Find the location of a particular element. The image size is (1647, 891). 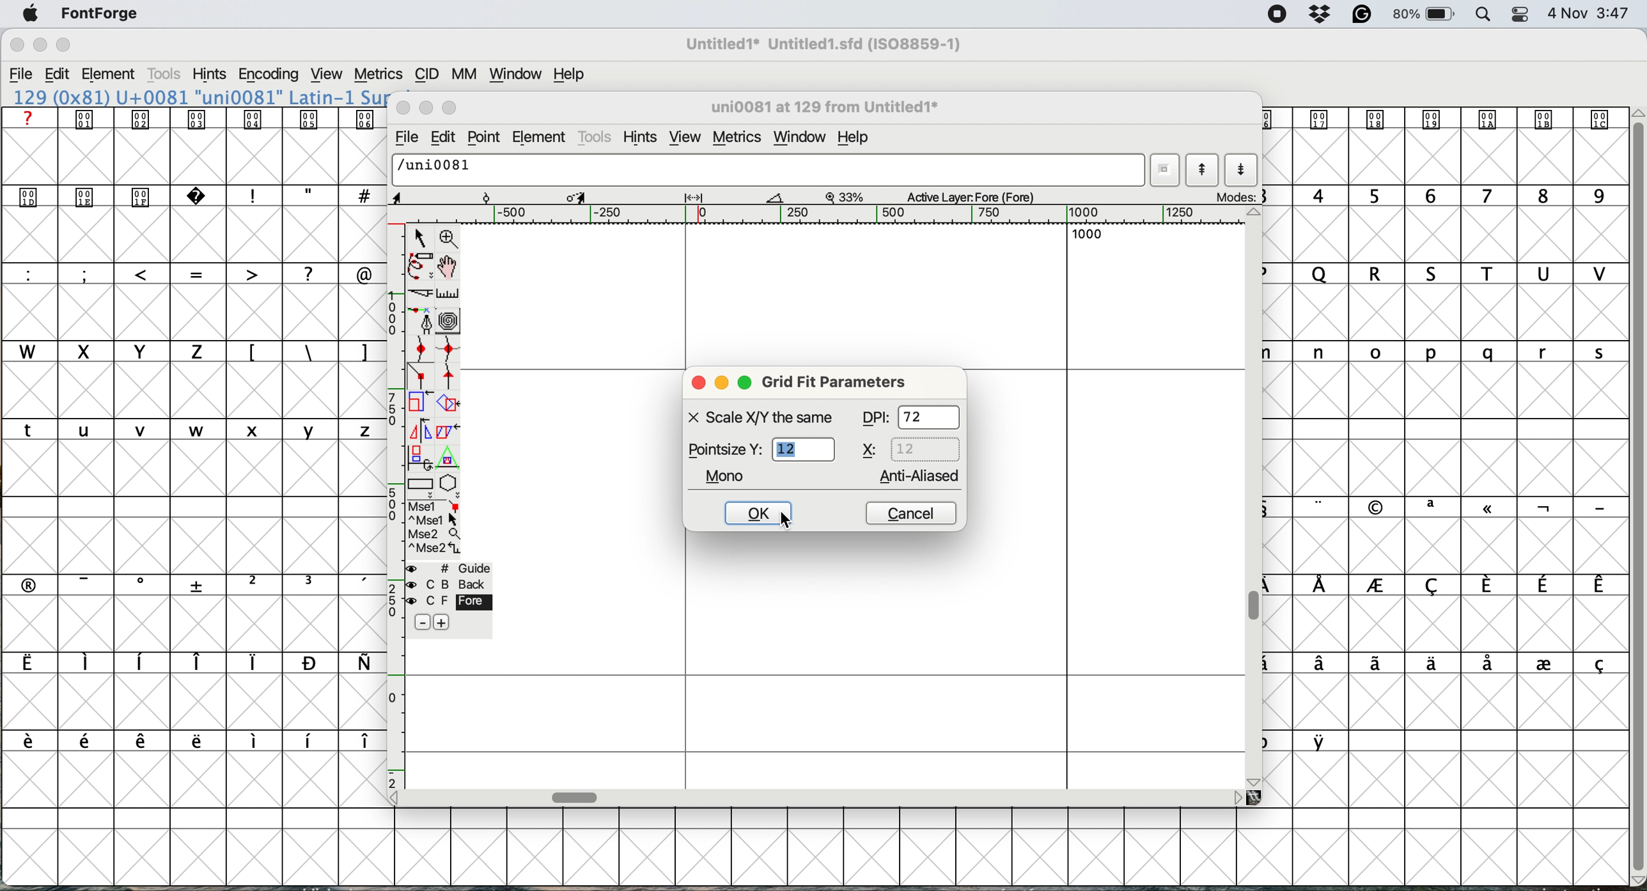

mono is located at coordinates (729, 477).